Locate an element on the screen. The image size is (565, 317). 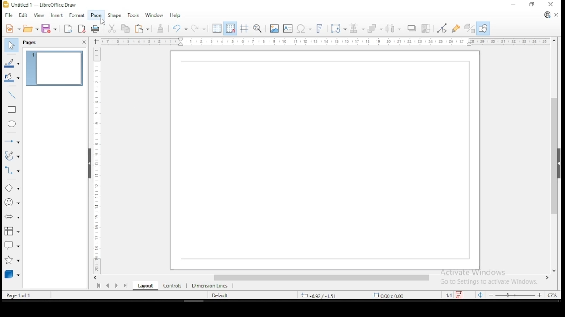
scale is located at coordinates (323, 42).